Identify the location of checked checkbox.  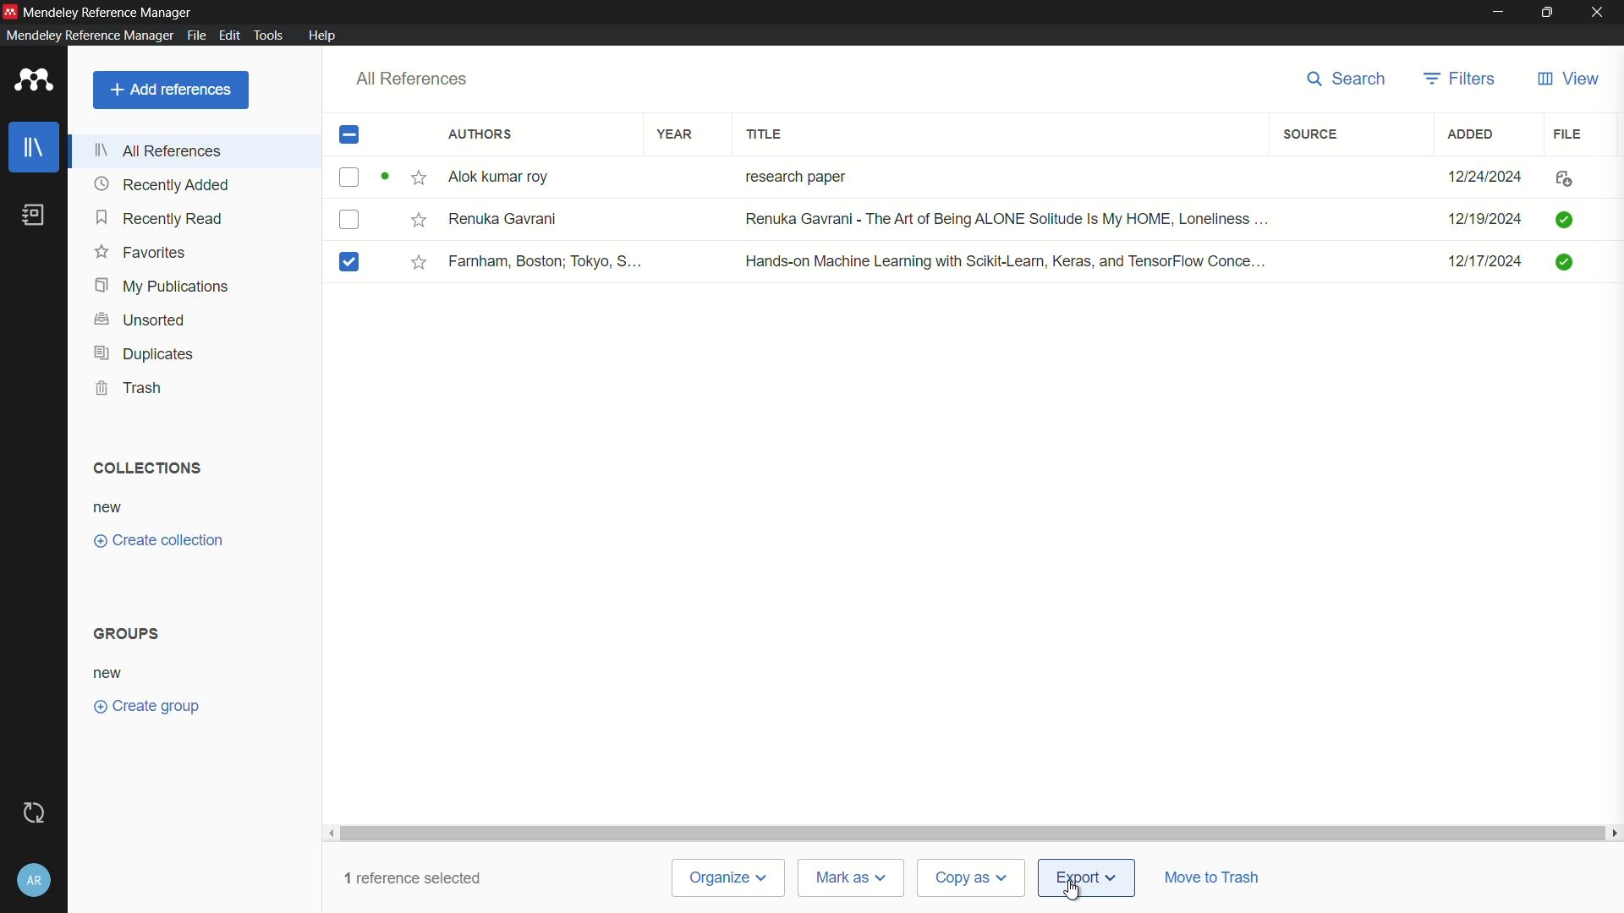
(348, 262).